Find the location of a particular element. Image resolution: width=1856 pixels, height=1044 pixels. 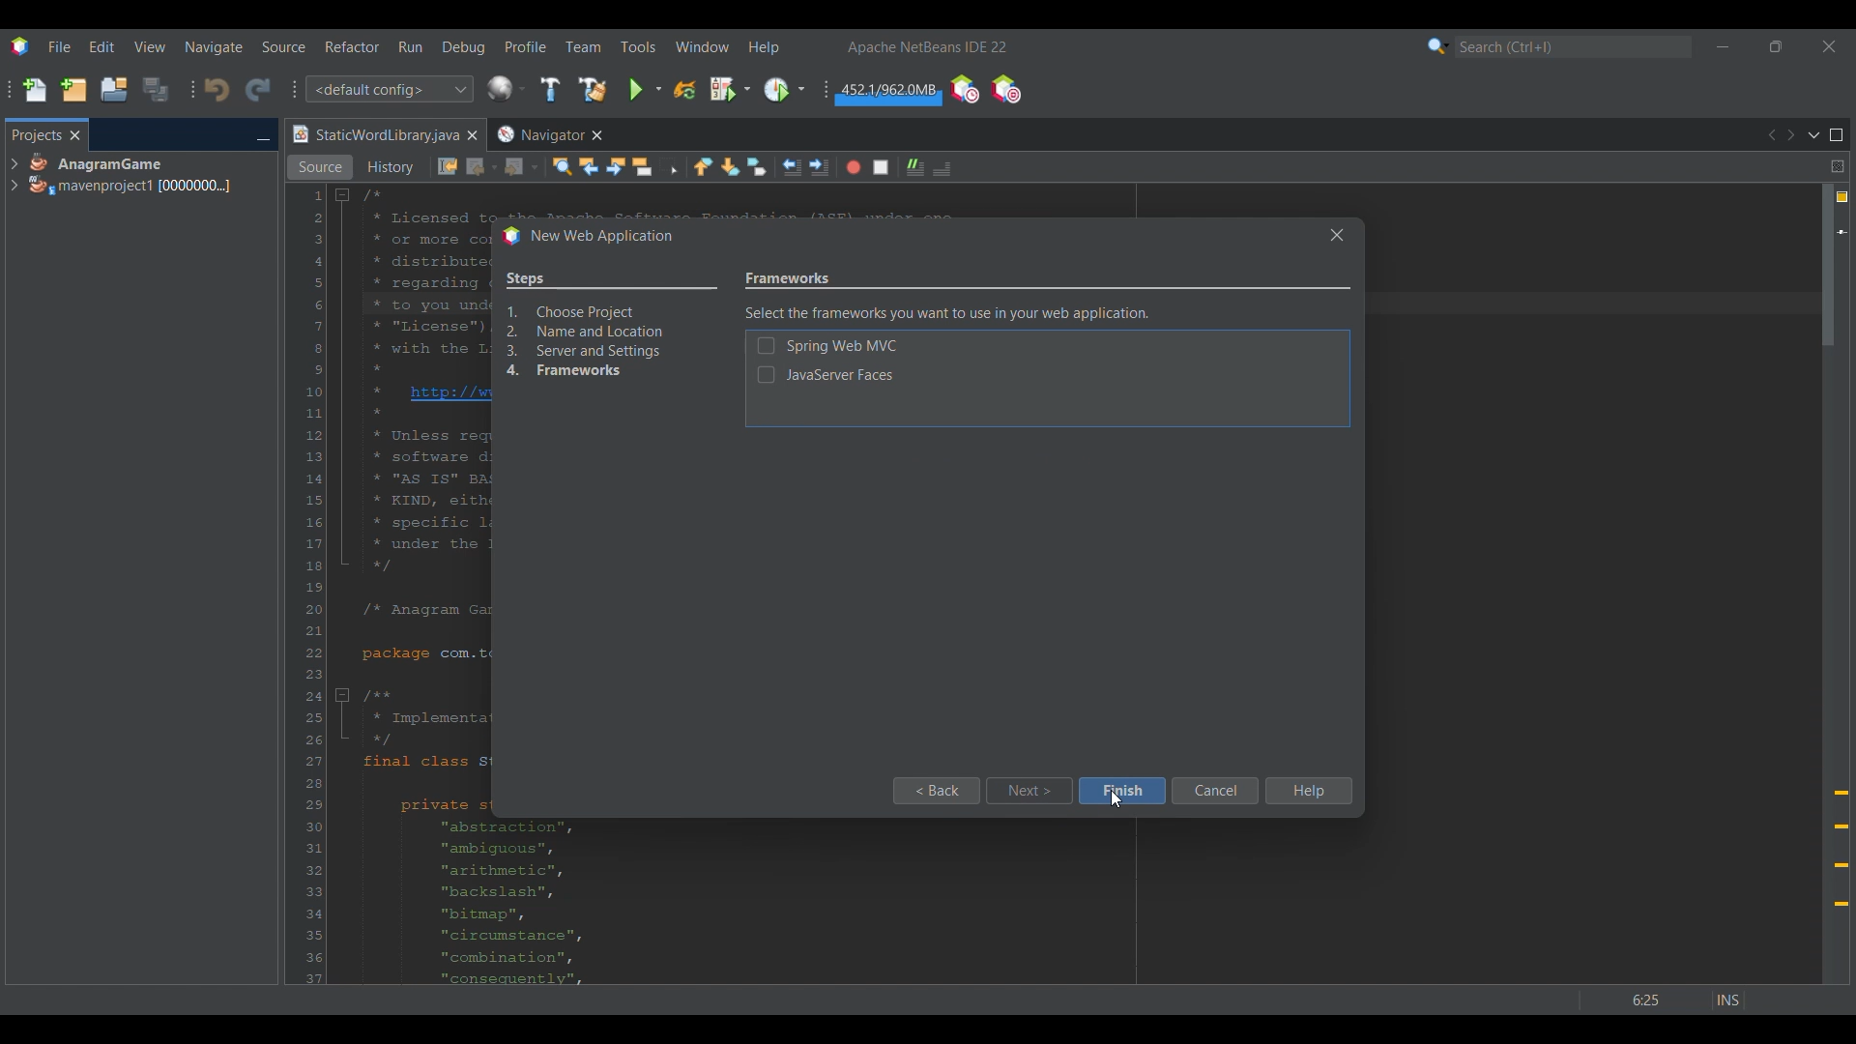

Uncomment is located at coordinates (915, 167).